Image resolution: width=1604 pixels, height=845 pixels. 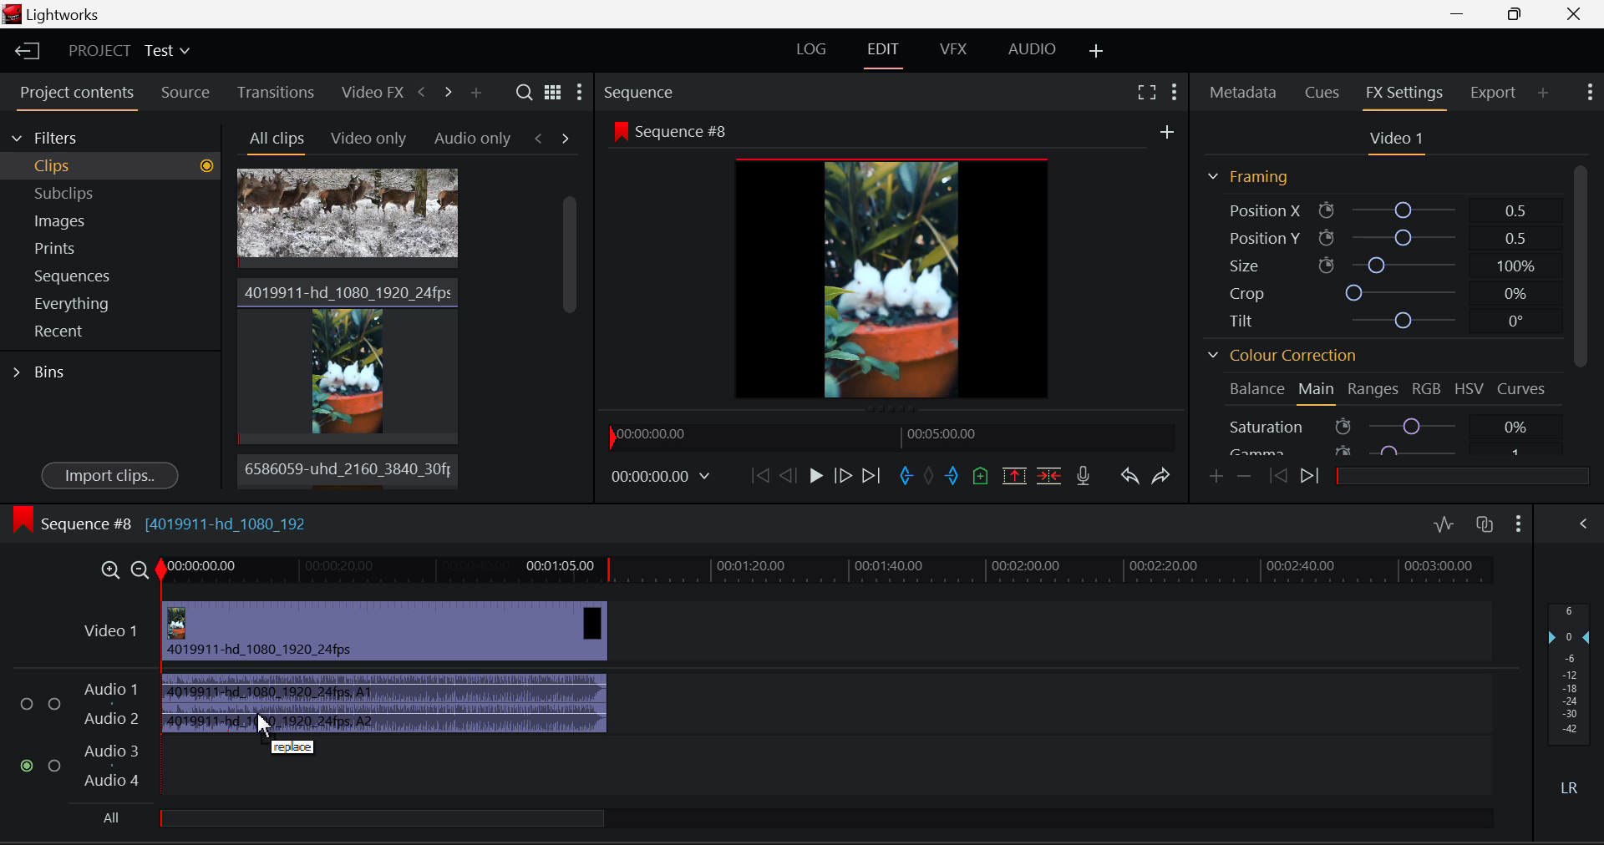 What do you see at coordinates (829, 574) in the screenshot?
I see `Timeline Track` at bounding box center [829, 574].